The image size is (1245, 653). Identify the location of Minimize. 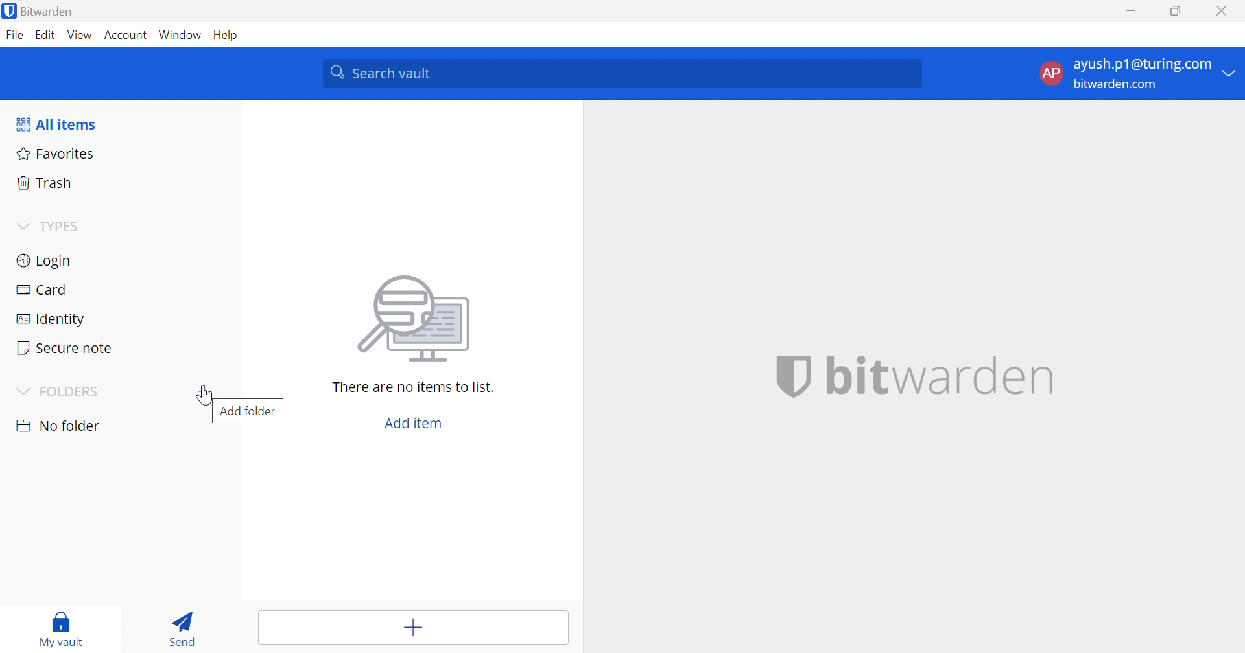
(1131, 9).